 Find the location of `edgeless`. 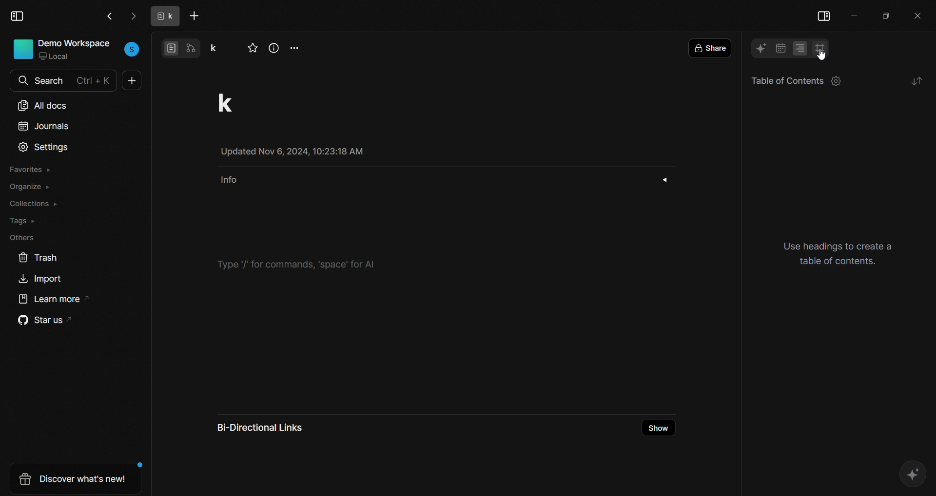

edgeless is located at coordinates (194, 47).